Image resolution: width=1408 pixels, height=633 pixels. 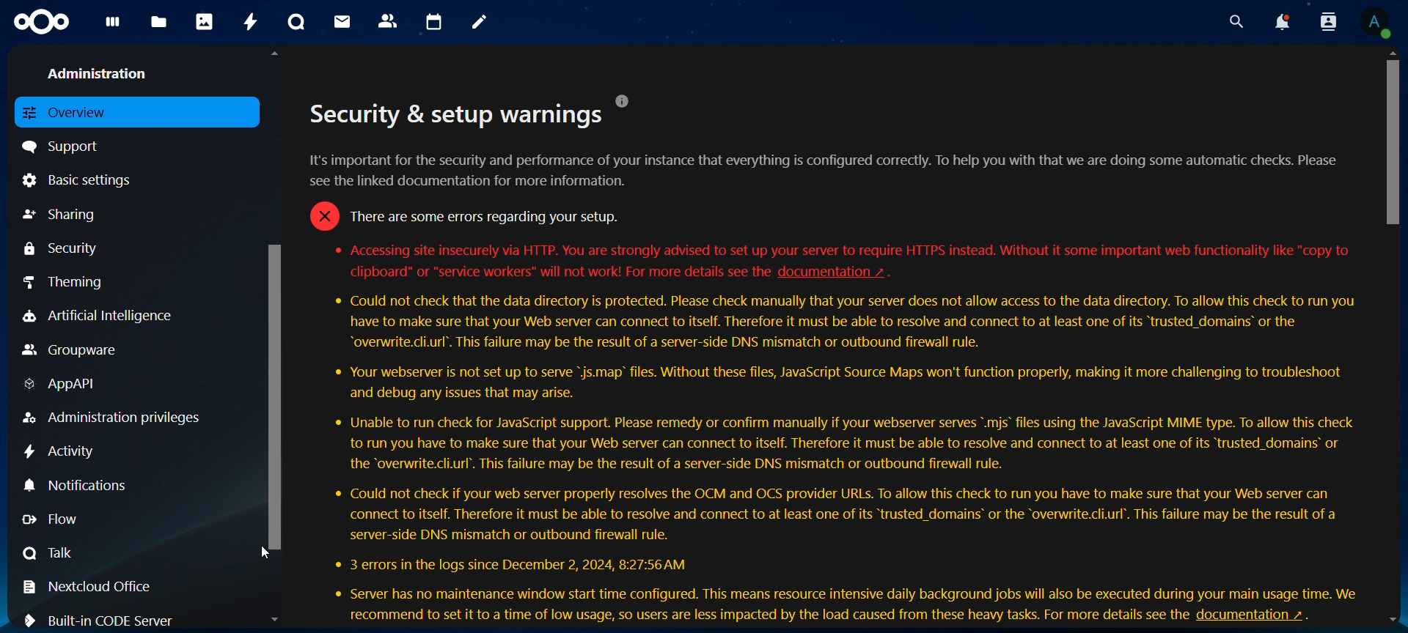 I want to click on cursor, so click(x=265, y=553).